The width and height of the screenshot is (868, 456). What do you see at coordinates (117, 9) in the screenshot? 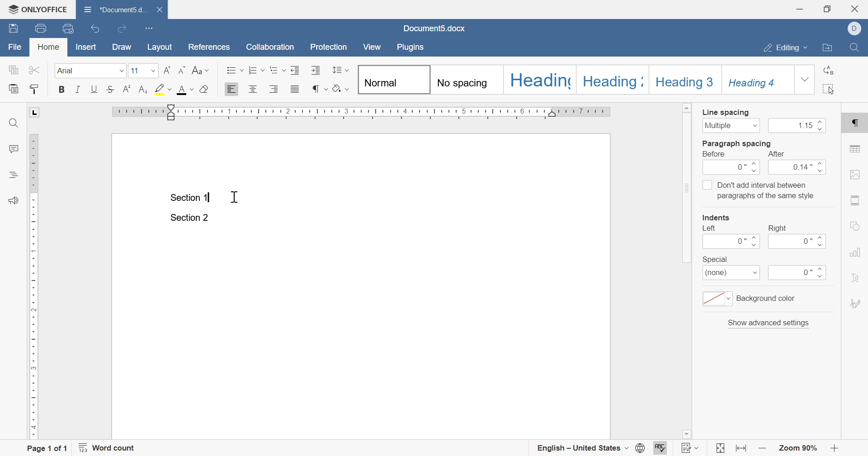
I see `document5.d` at bounding box center [117, 9].